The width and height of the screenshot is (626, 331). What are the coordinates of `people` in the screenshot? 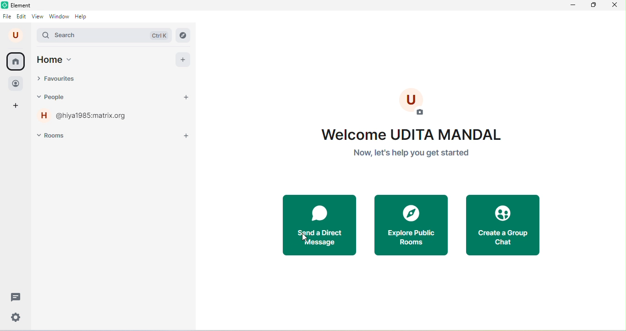 It's located at (17, 83).